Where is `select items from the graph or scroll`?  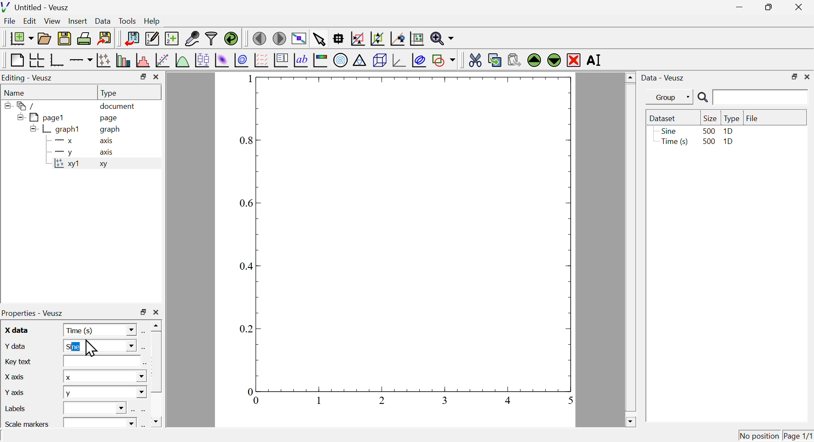 select items from the graph or scroll is located at coordinates (319, 39).